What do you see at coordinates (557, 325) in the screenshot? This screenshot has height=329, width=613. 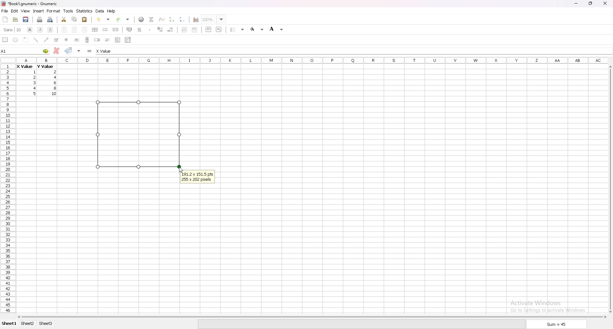 I see `sum` at bounding box center [557, 325].